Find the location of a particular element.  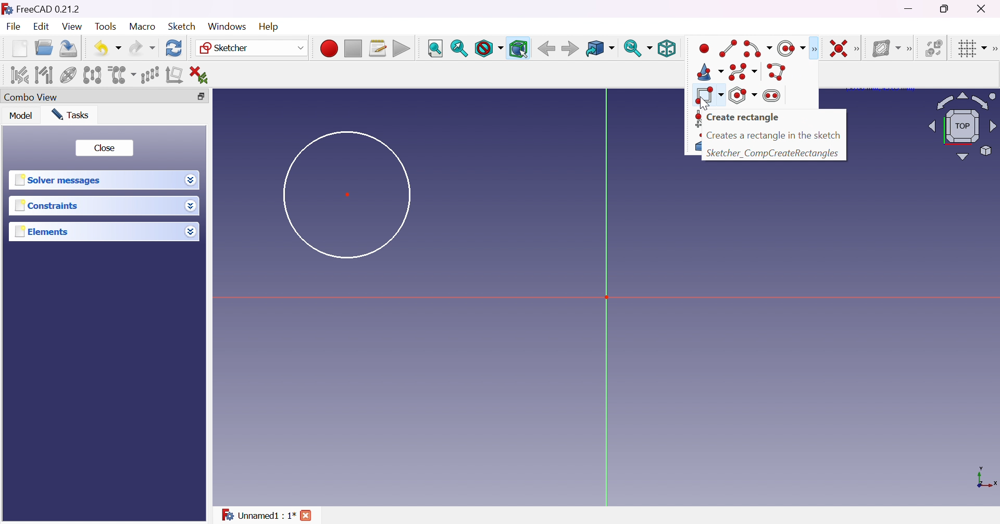

Symmetry is located at coordinates (93, 74).